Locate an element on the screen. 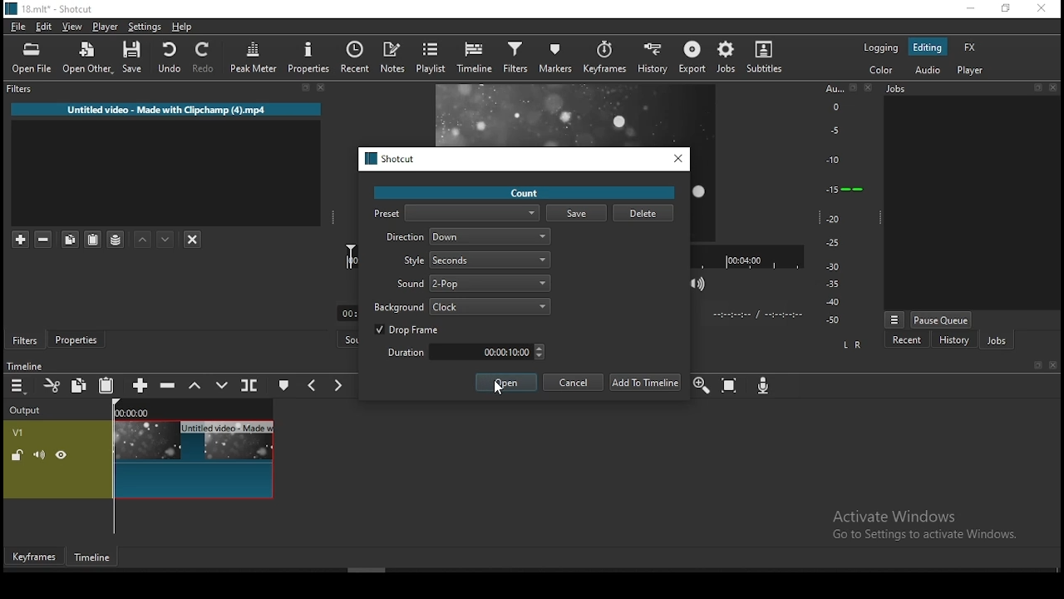  markers is located at coordinates (554, 57).